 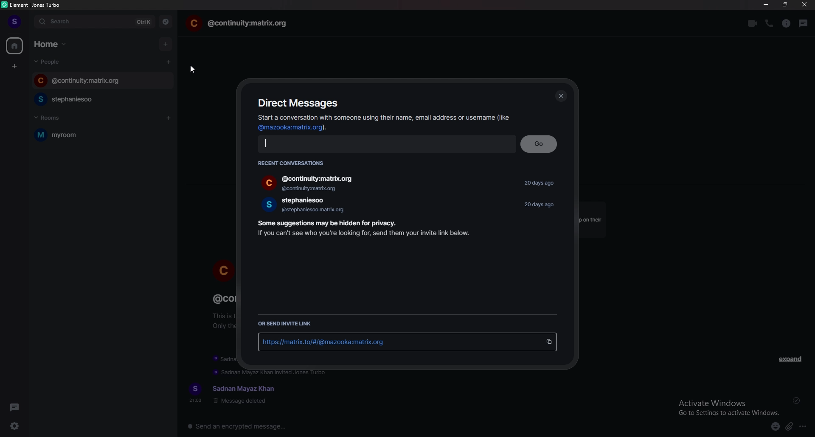 I want to click on myroom, so click(x=82, y=135).